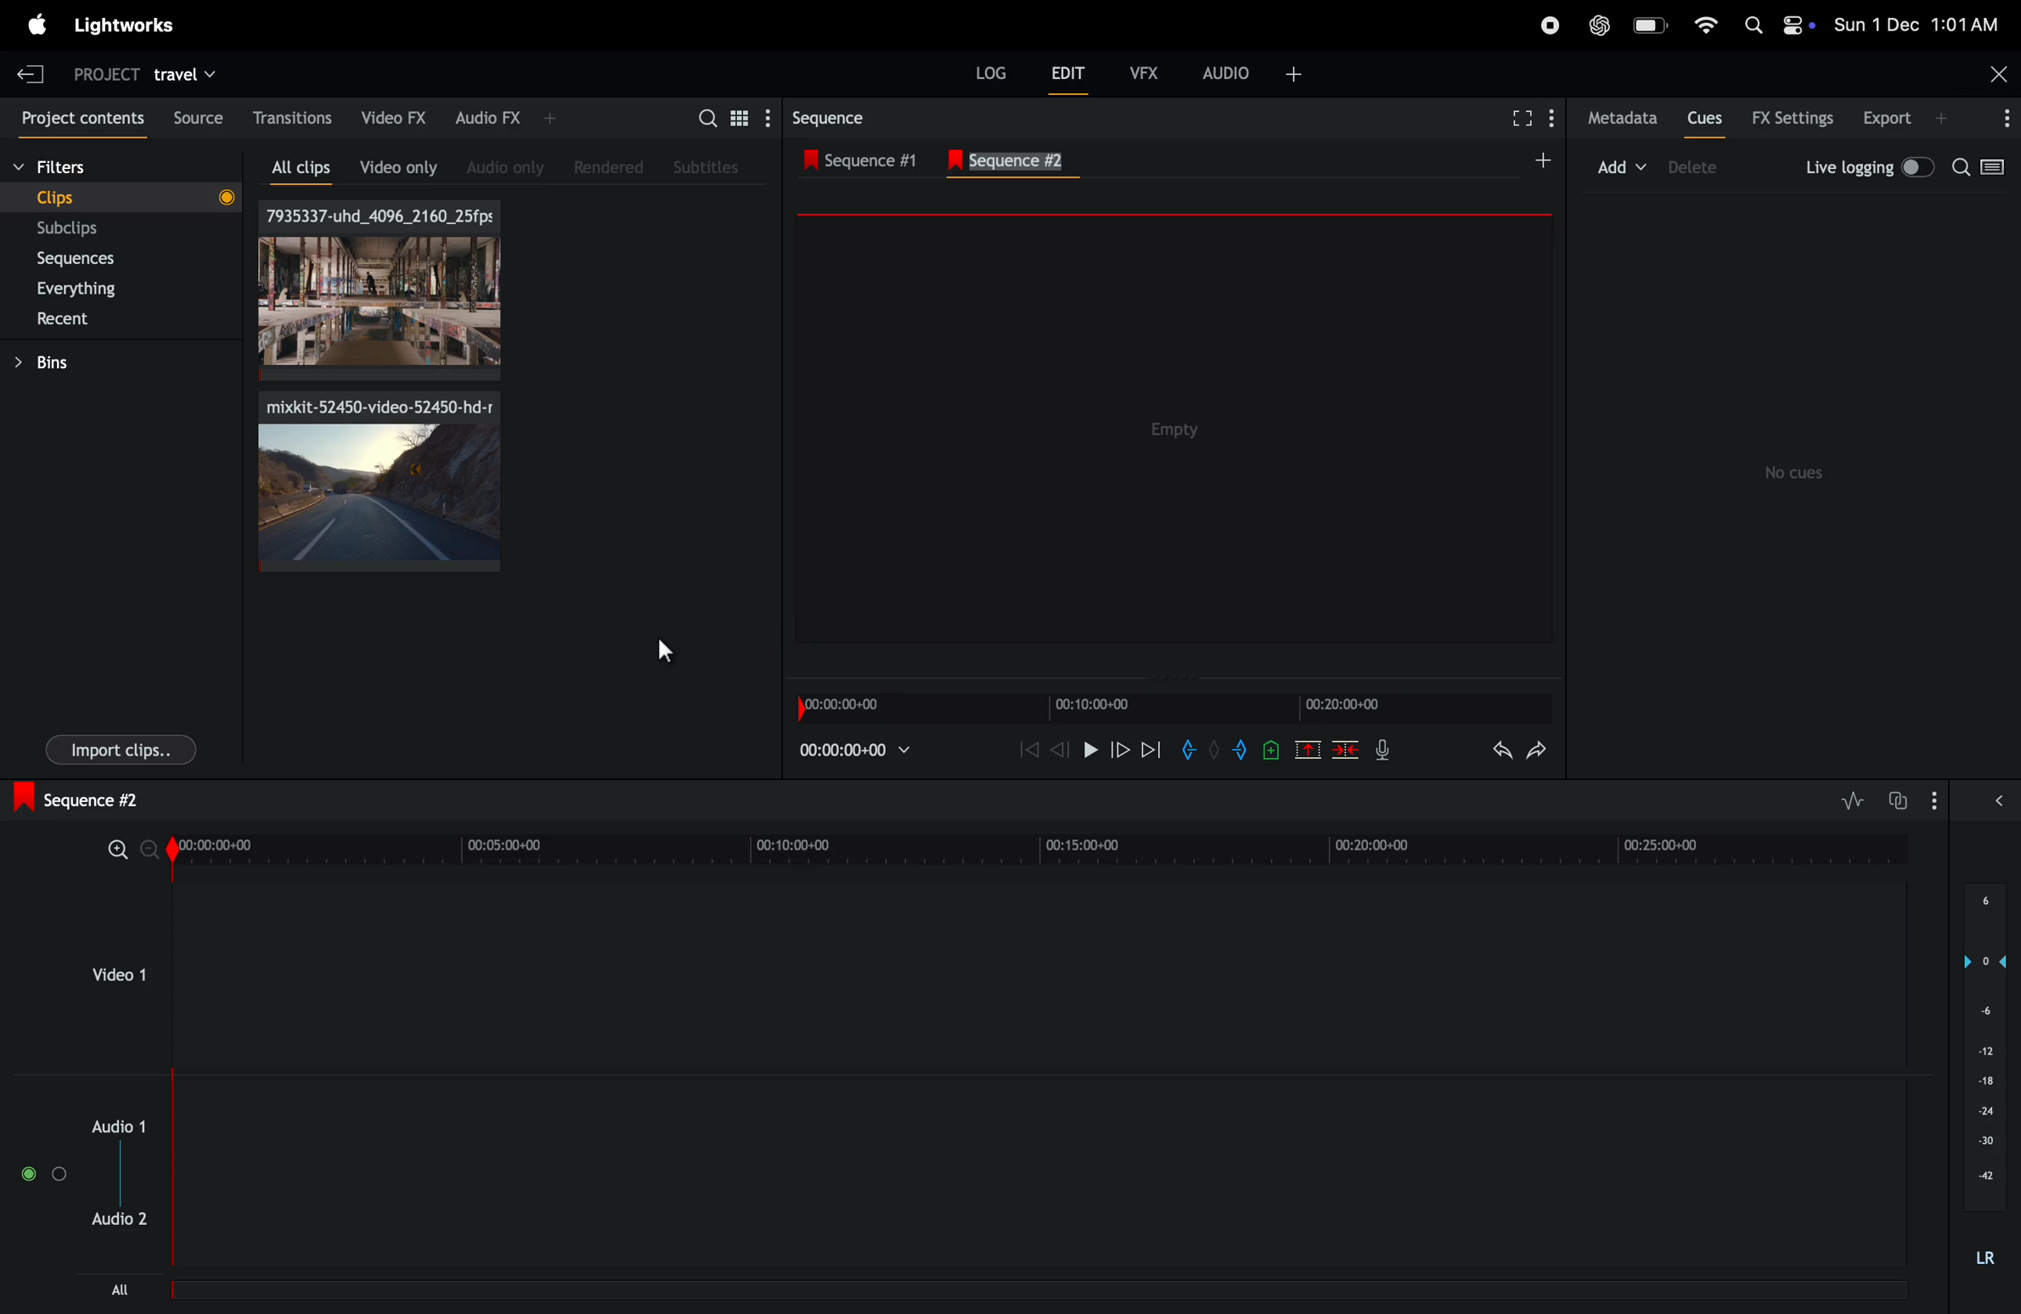 This screenshot has width=2021, height=1314. I want to click on exit, so click(36, 73).